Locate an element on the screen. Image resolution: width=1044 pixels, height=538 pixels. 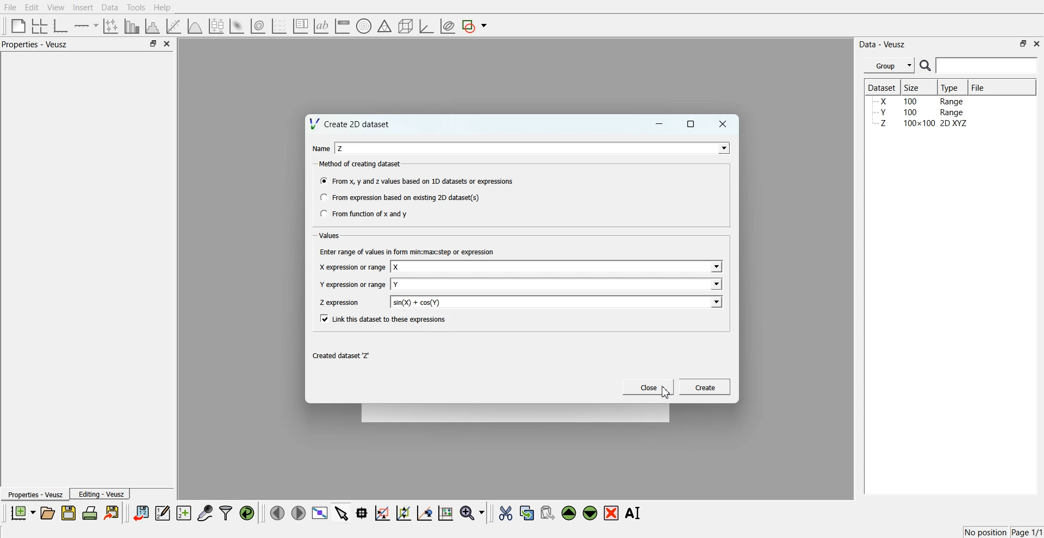
Maximize is located at coordinates (153, 43).